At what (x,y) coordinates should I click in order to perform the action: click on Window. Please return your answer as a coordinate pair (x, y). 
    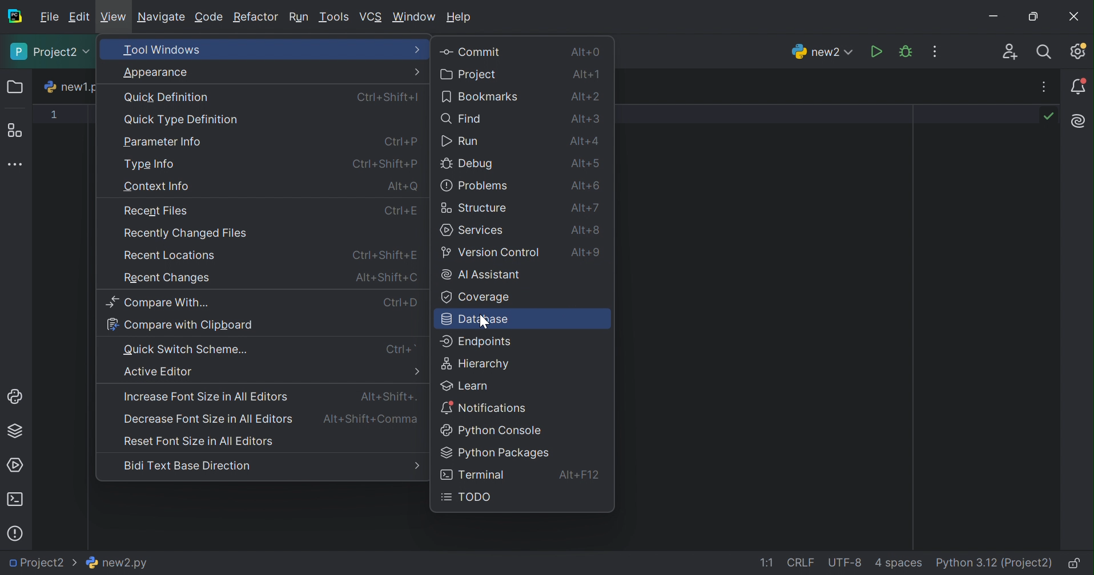
    Looking at the image, I should click on (415, 18).